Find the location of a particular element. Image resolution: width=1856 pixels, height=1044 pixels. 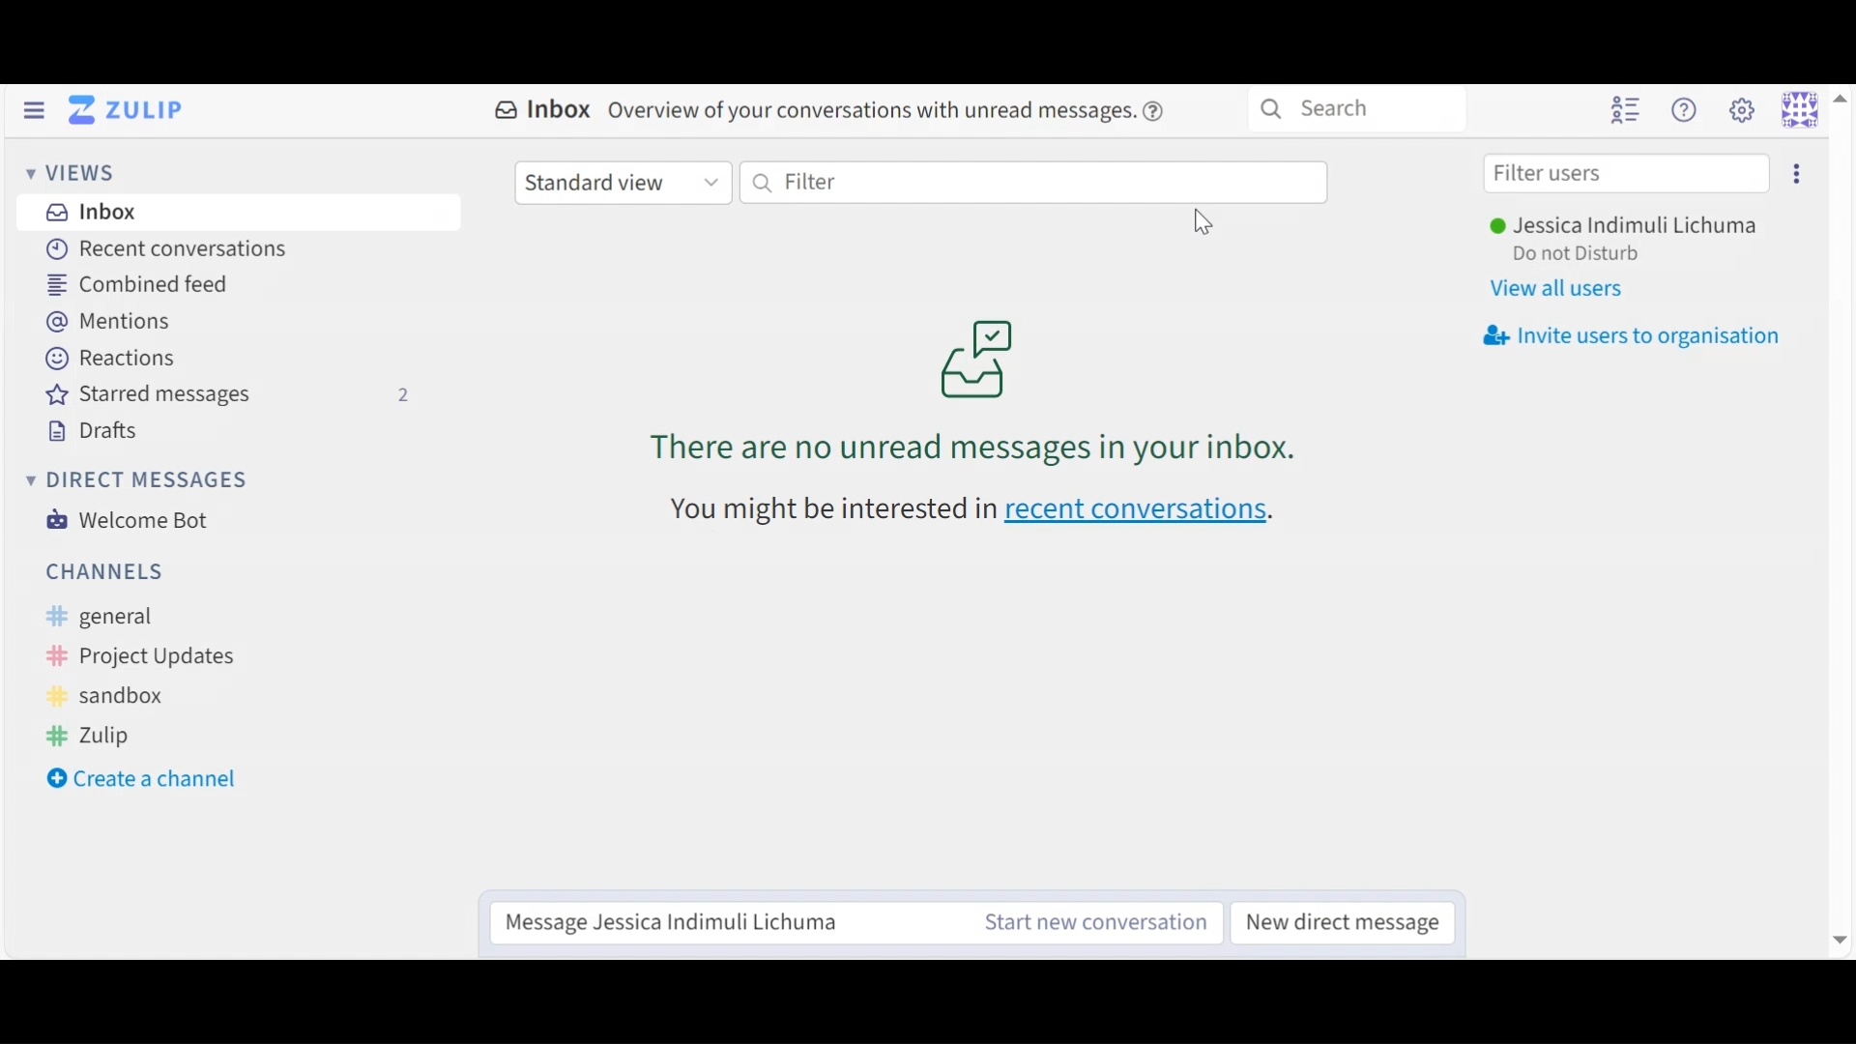

Standard user is located at coordinates (622, 182).